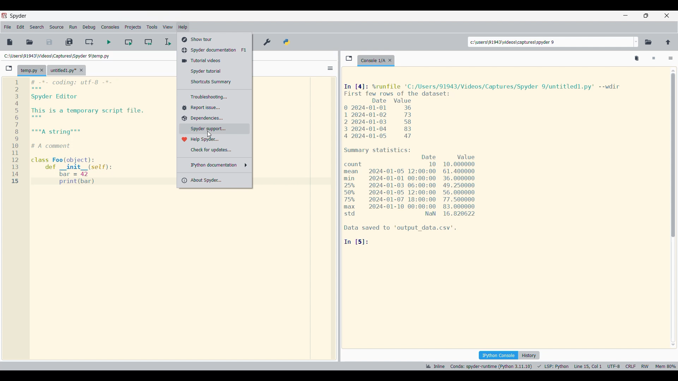 The image size is (678, 381). Describe the element at coordinates (671, 59) in the screenshot. I see `Options` at that location.